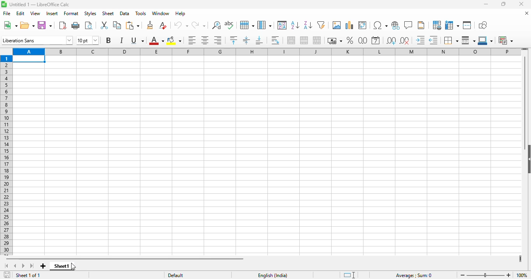 This screenshot has height=279, width=531. What do you see at coordinates (126, 259) in the screenshot?
I see `horizontal scroll bar` at bounding box center [126, 259].